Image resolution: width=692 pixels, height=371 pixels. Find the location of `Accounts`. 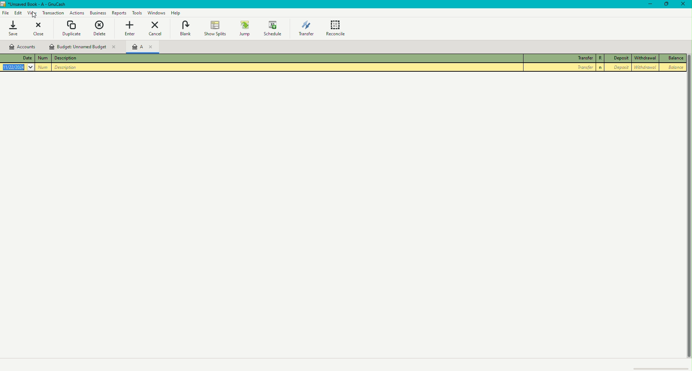

Accounts is located at coordinates (23, 47).